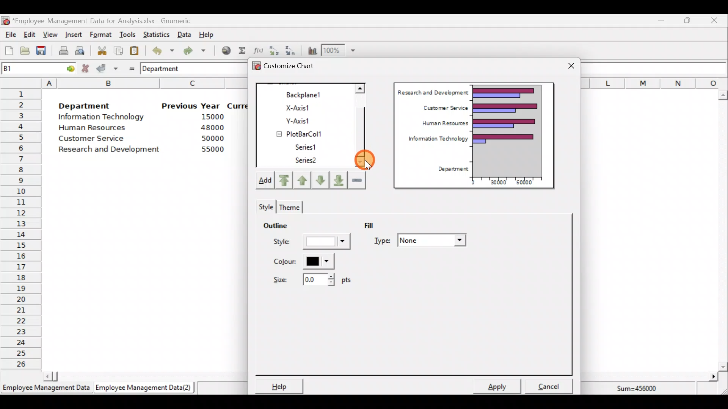 Image resolution: width=728 pixels, height=409 pixels. What do you see at coordinates (307, 106) in the screenshot?
I see `X-axis1` at bounding box center [307, 106].